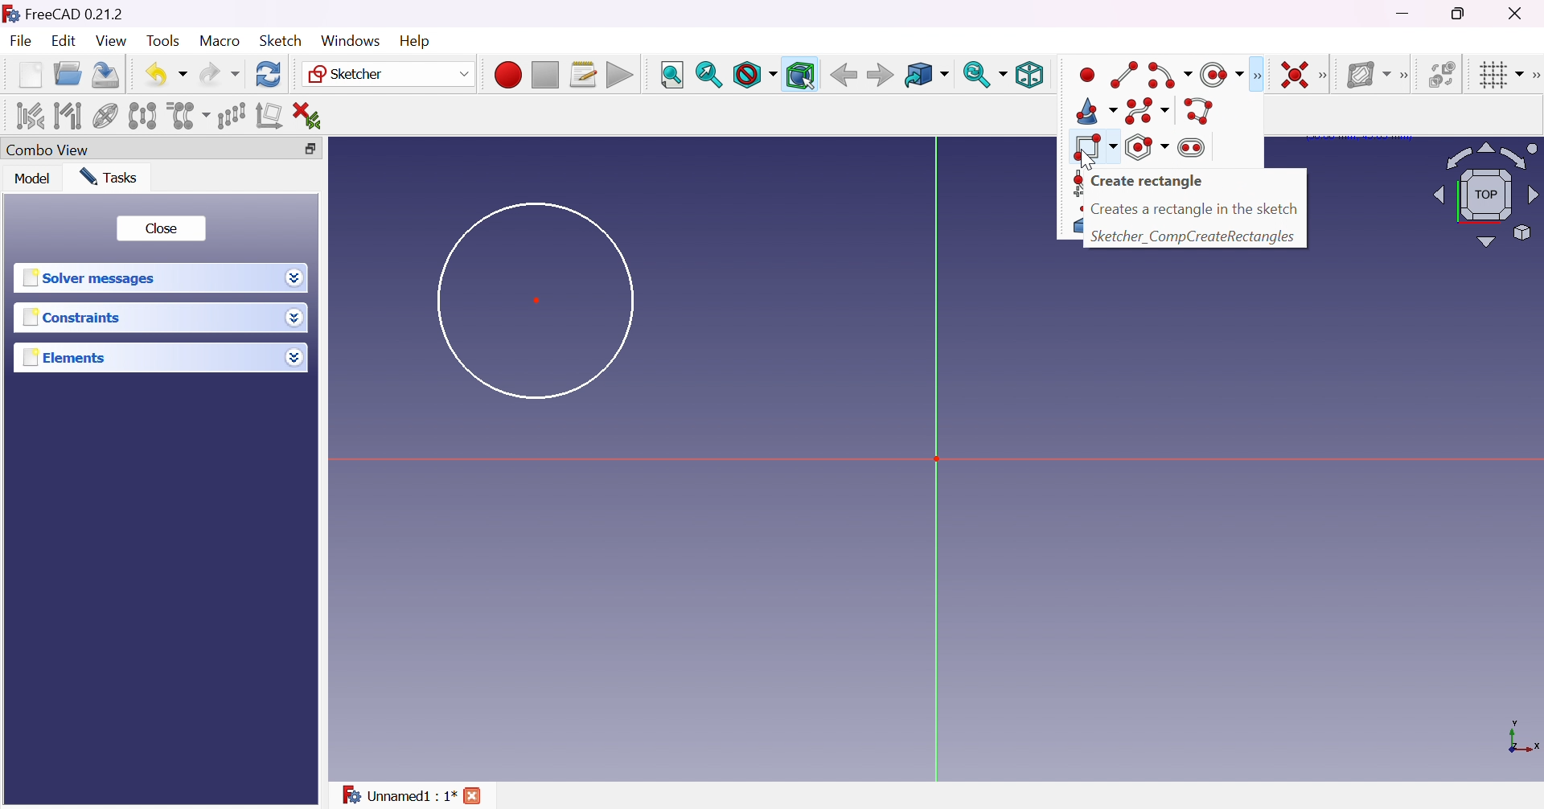  I want to click on File, so click(23, 43).